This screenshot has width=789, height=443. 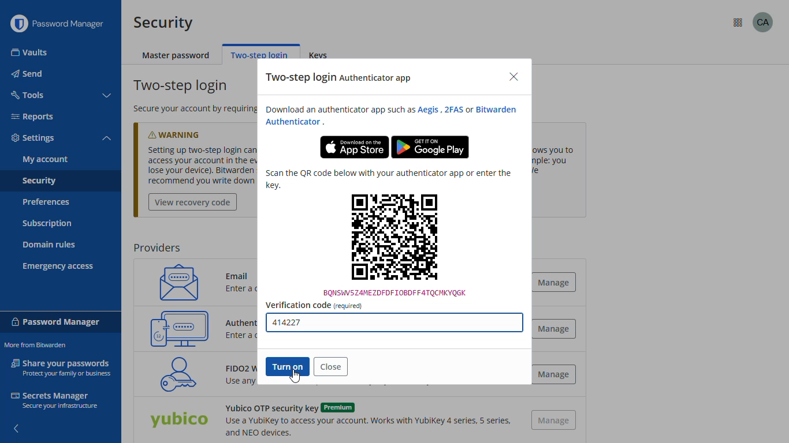 I want to click on Yubico OTP security key (Premium)Use a YubiKey to access your account. Works with Yubikey 4 series, 5 series,and NEO devices., so click(x=366, y=420).